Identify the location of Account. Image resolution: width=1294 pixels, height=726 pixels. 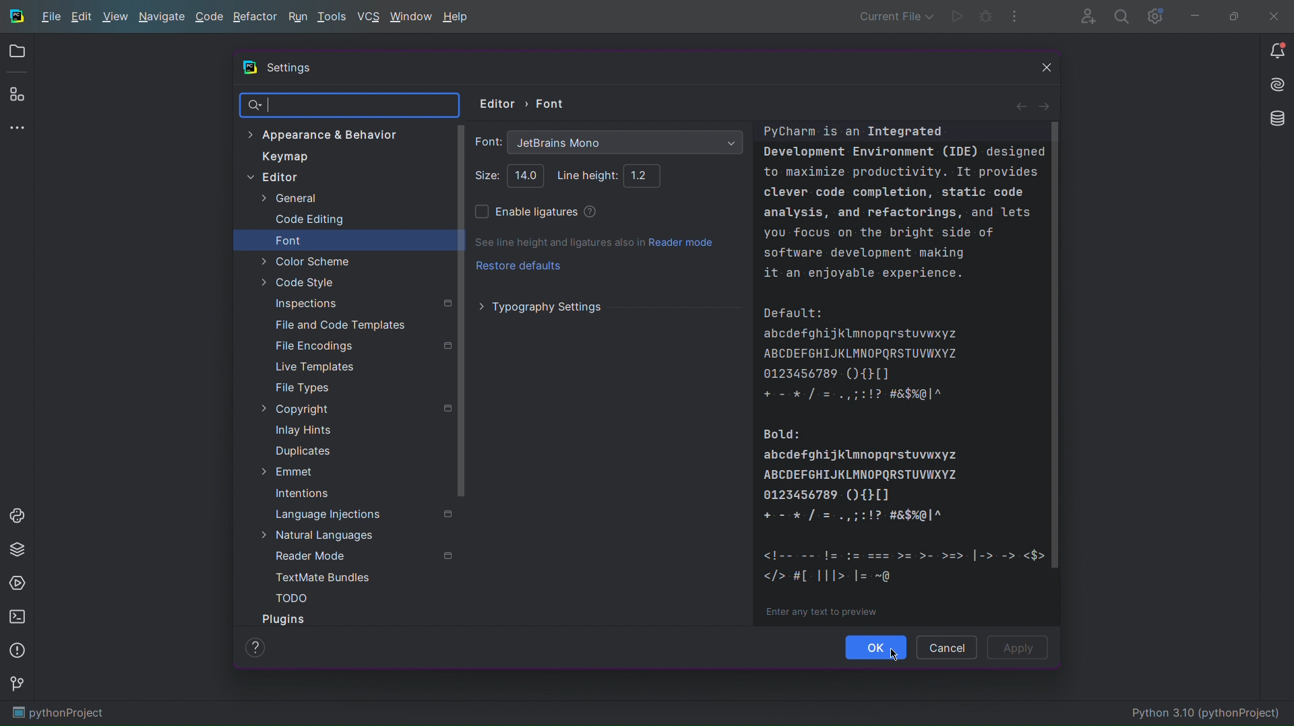
(1085, 15).